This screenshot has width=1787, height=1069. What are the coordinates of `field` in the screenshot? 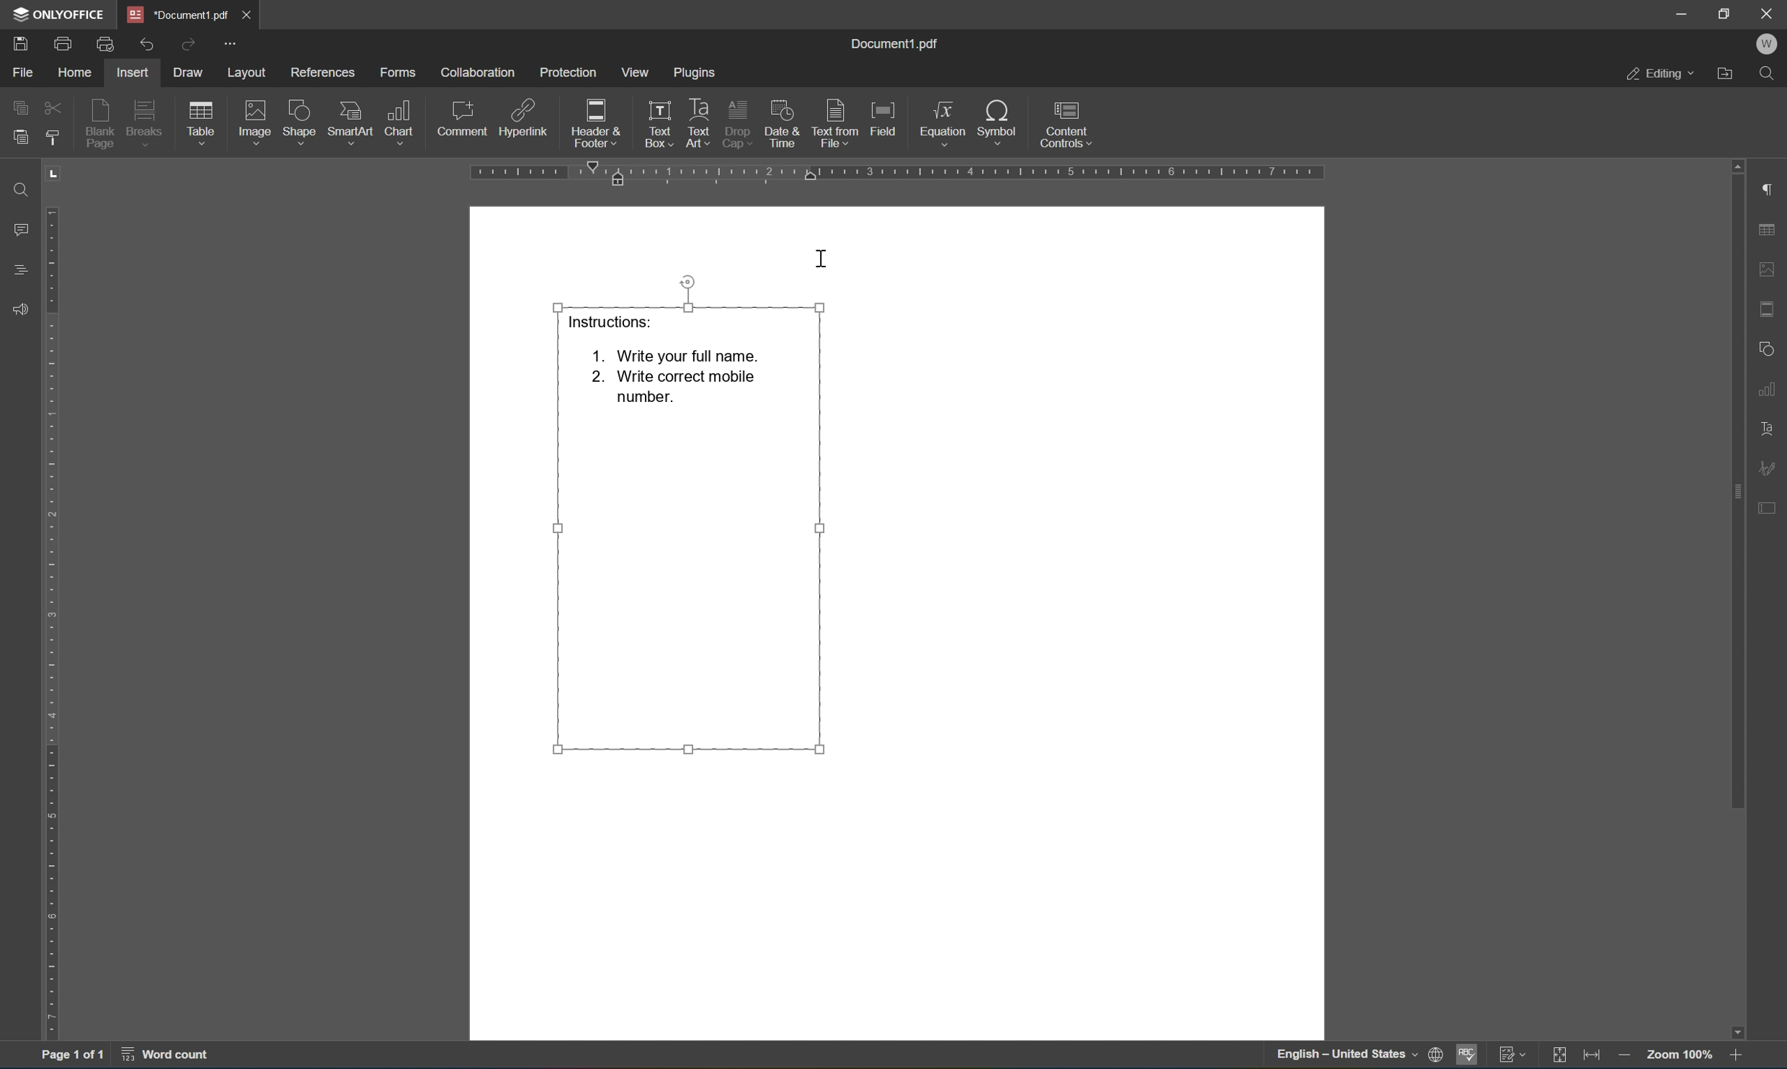 It's located at (884, 119).